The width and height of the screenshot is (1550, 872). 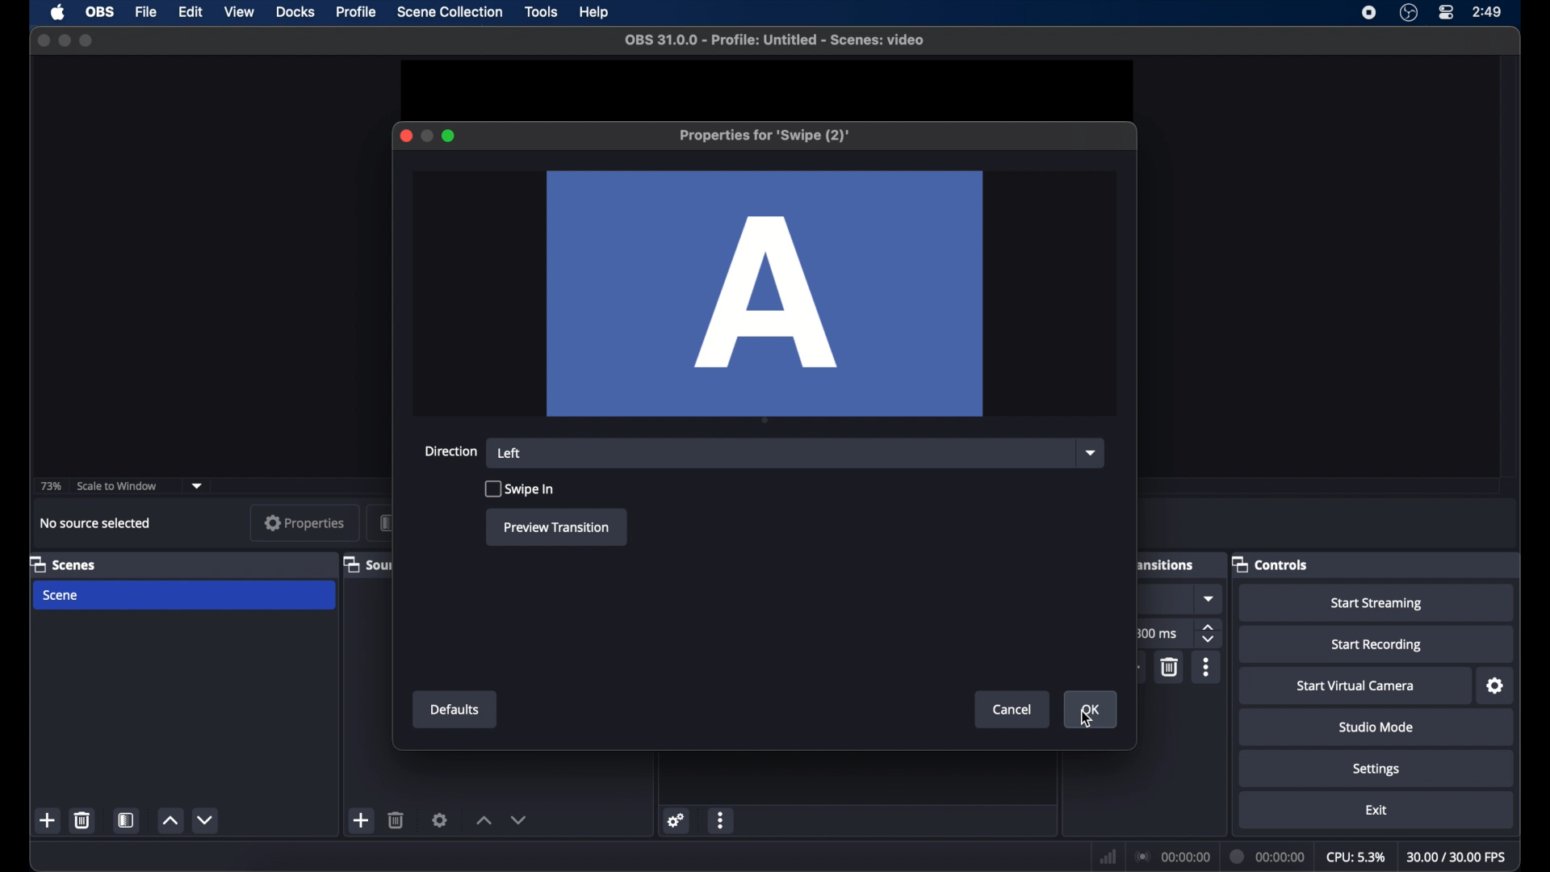 What do you see at coordinates (1272, 565) in the screenshot?
I see `controls` at bounding box center [1272, 565].